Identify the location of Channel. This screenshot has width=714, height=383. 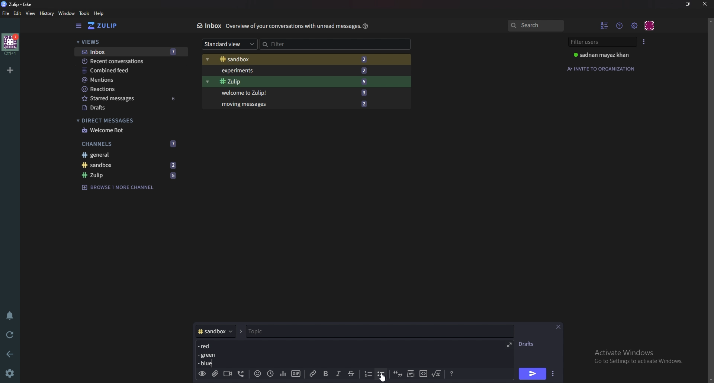
(216, 331).